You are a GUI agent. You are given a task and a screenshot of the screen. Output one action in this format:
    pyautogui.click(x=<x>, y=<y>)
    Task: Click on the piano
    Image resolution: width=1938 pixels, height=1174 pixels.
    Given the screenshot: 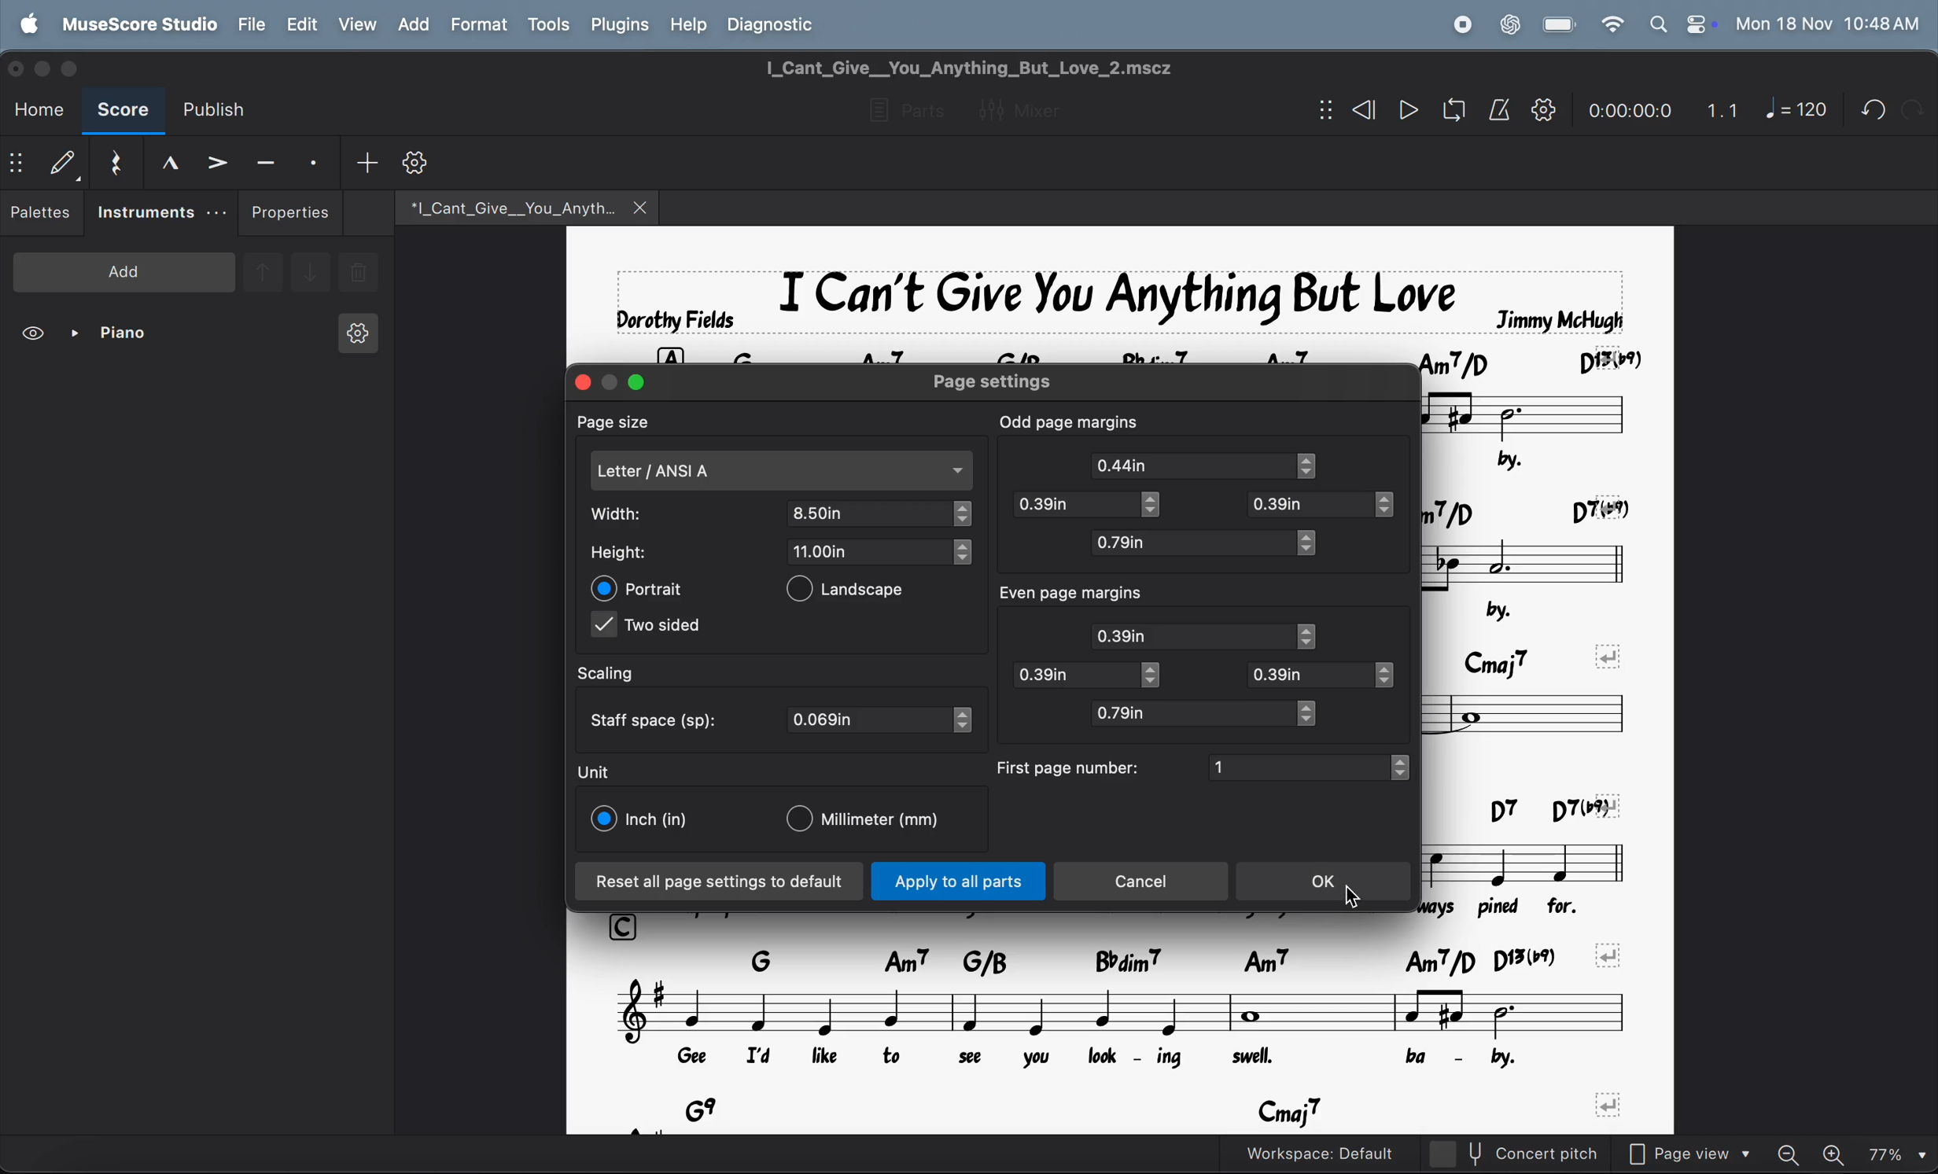 What is the action you would take?
    pyautogui.click(x=116, y=336)
    